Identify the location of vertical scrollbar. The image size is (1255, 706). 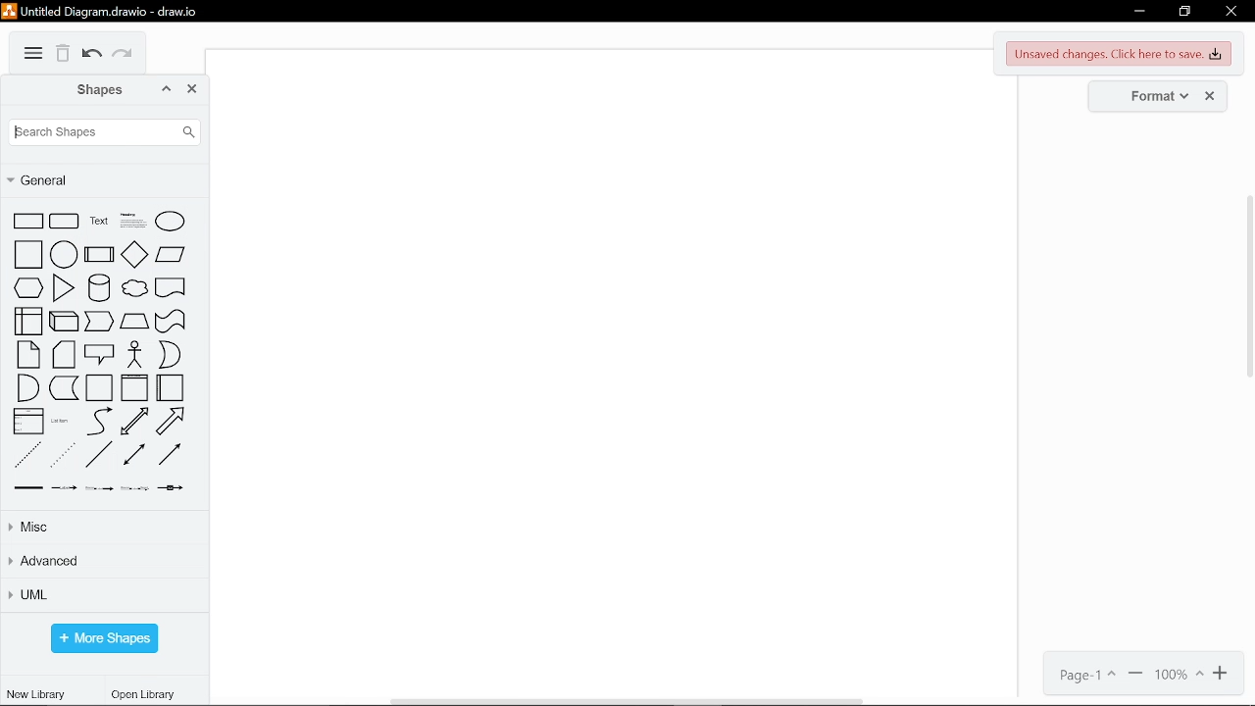
(1247, 285).